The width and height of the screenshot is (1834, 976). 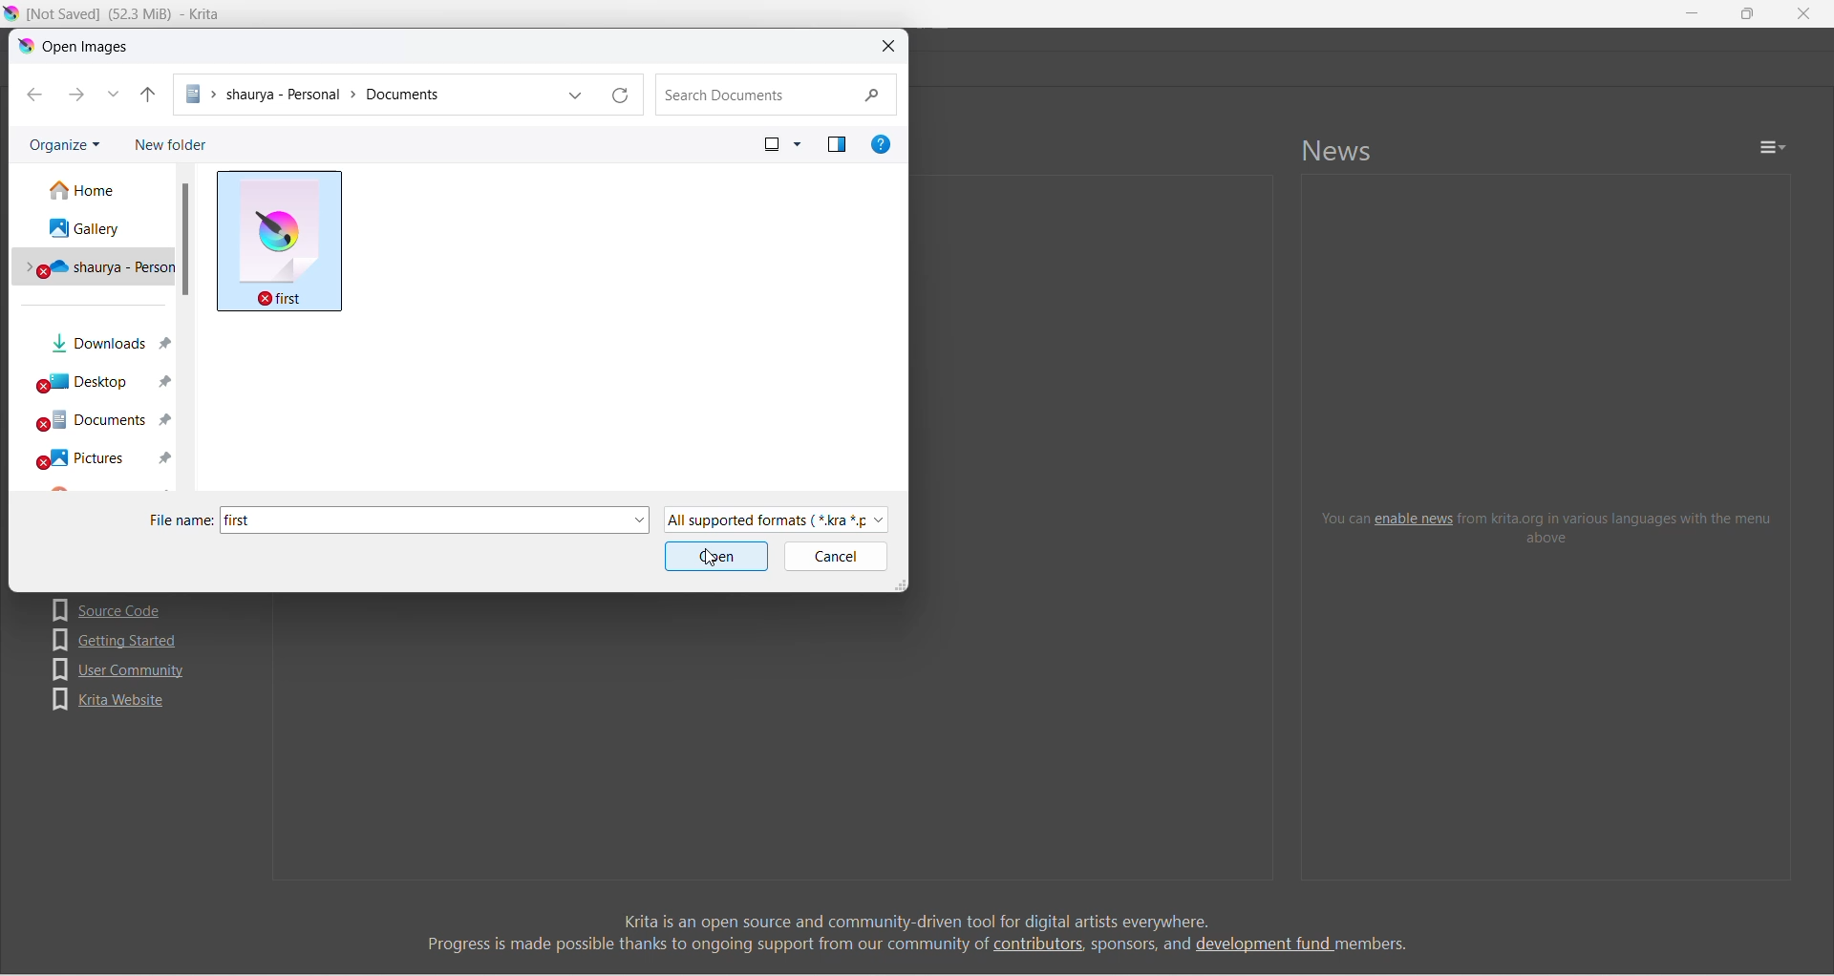 I want to click on file name box, so click(x=442, y=520).